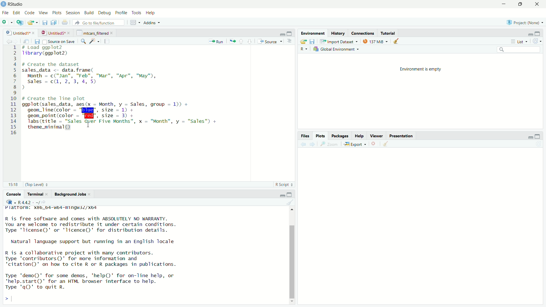  I want to click on Export, so click(355, 144).